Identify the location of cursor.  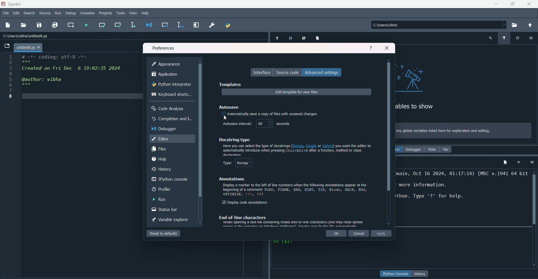
(226, 118).